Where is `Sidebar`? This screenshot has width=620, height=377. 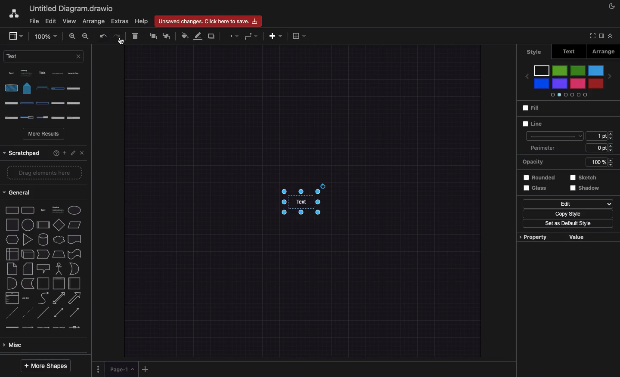 Sidebar is located at coordinates (15, 37).